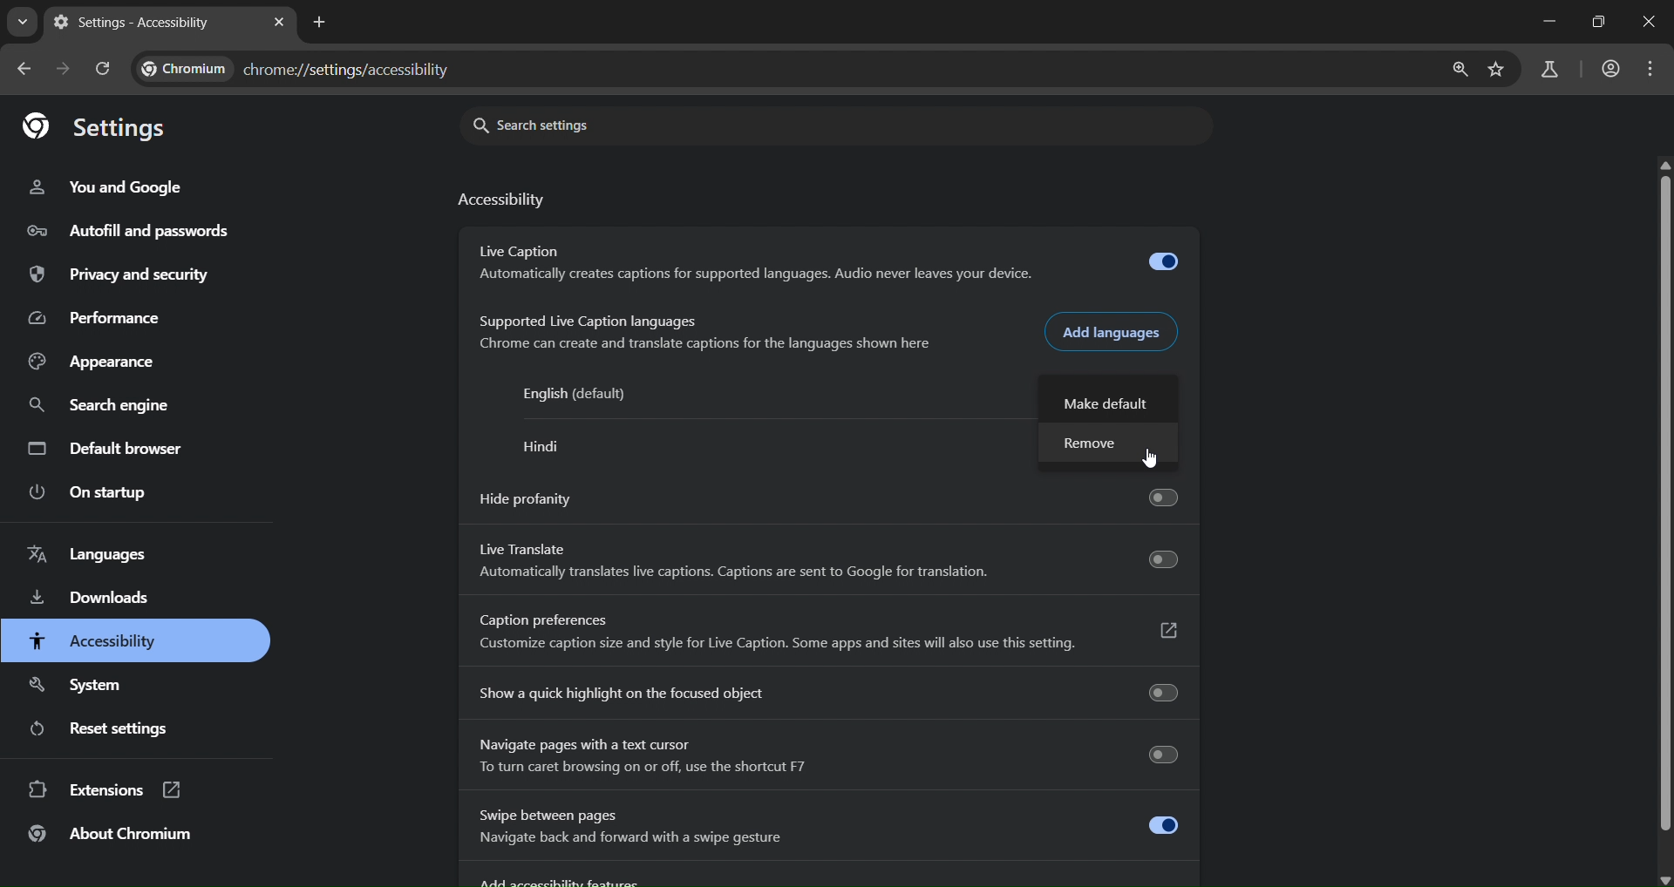 The width and height of the screenshot is (1674, 887). Describe the element at coordinates (105, 71) in the screenshot. I see `reload pages` at that location.